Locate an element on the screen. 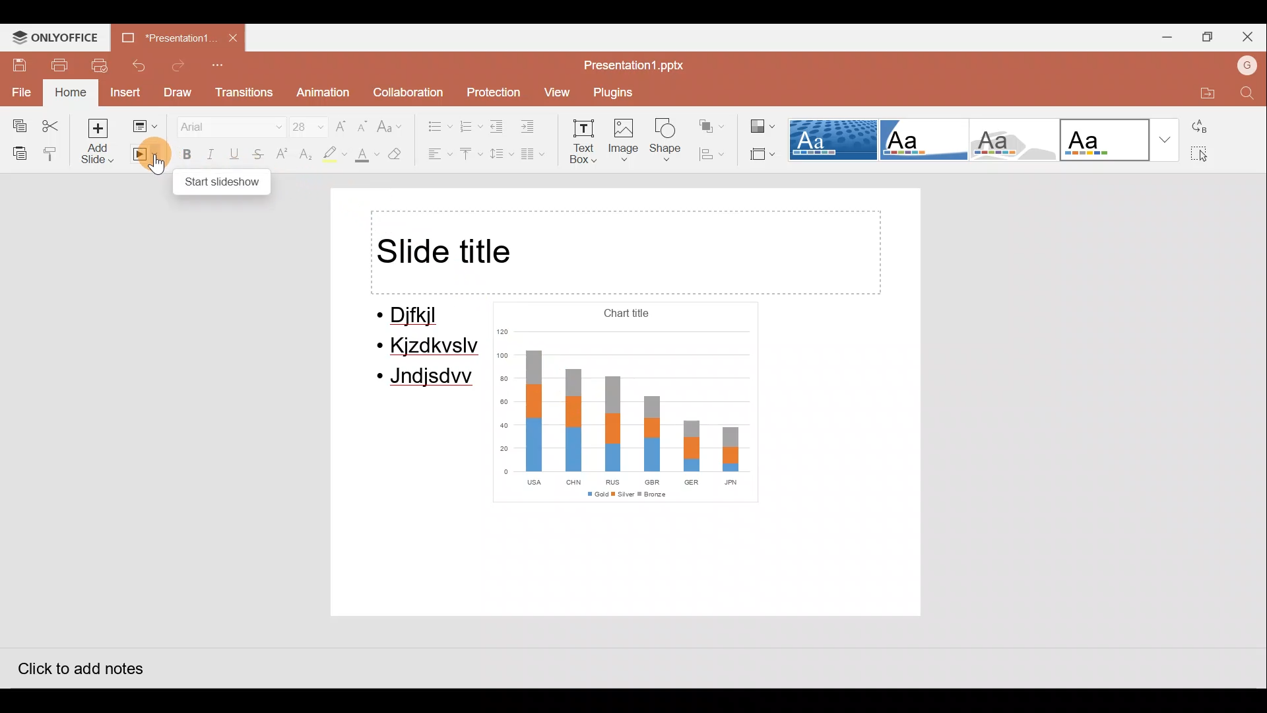  Increase indent is located at coordinates (533, 125).